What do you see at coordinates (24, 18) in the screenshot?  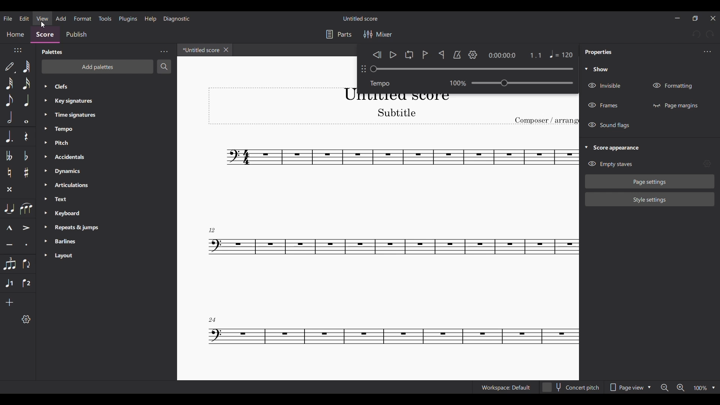 I see `Edit` at bounding box center [24, 18].